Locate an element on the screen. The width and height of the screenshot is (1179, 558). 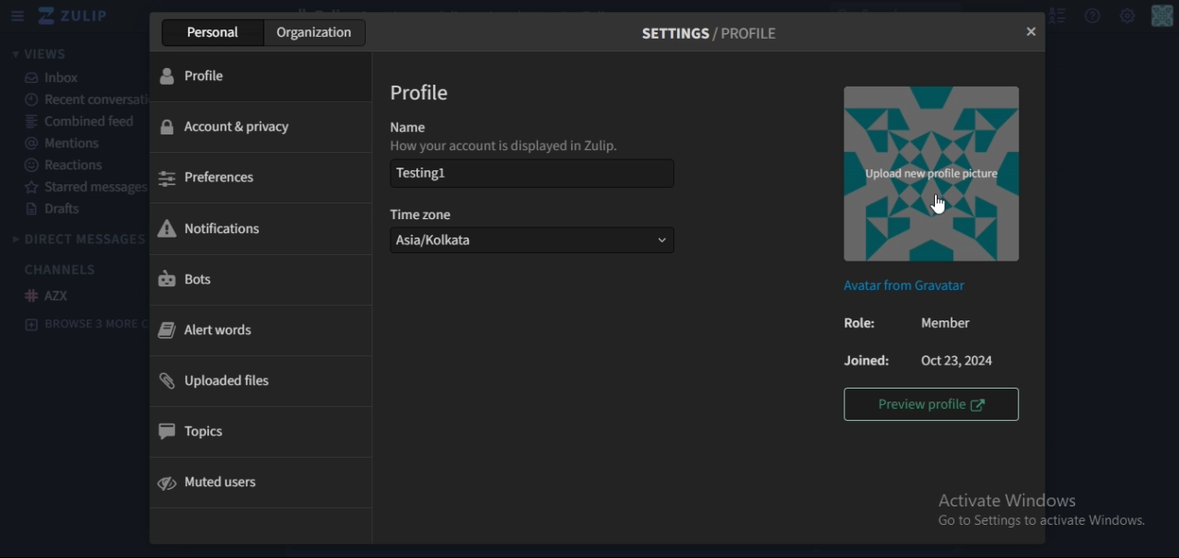
inbox is located at coordinates (75, 78).